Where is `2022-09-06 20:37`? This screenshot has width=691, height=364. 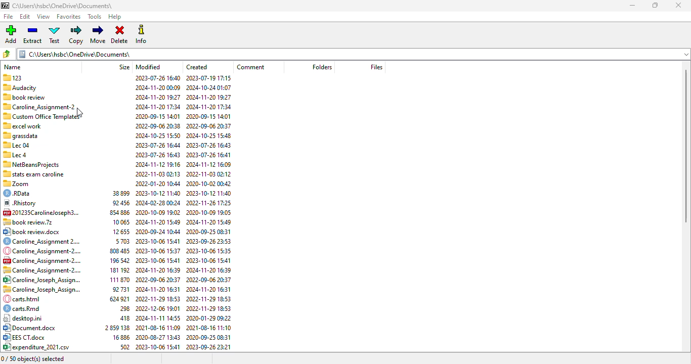 2022-09-06 20:37 is located at coordinates (157, 280).